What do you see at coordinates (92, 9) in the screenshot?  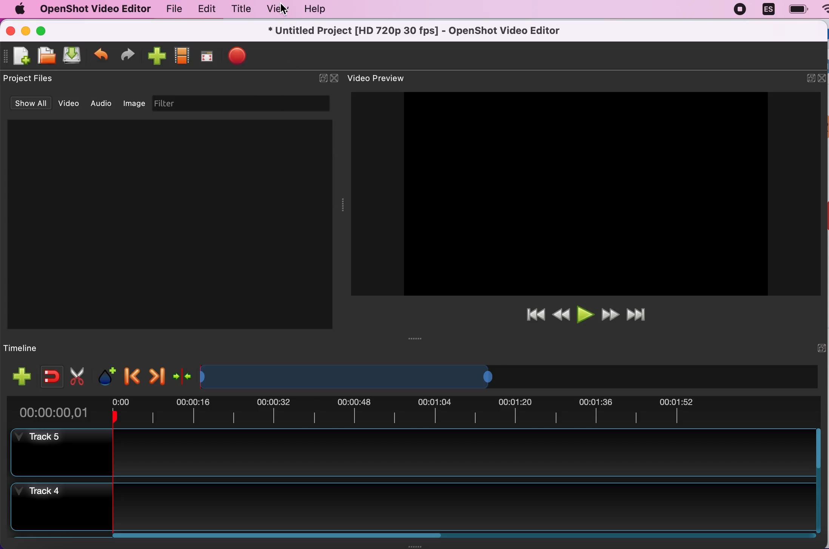 I see `openshot video editor` at bounding box center [92, 9].